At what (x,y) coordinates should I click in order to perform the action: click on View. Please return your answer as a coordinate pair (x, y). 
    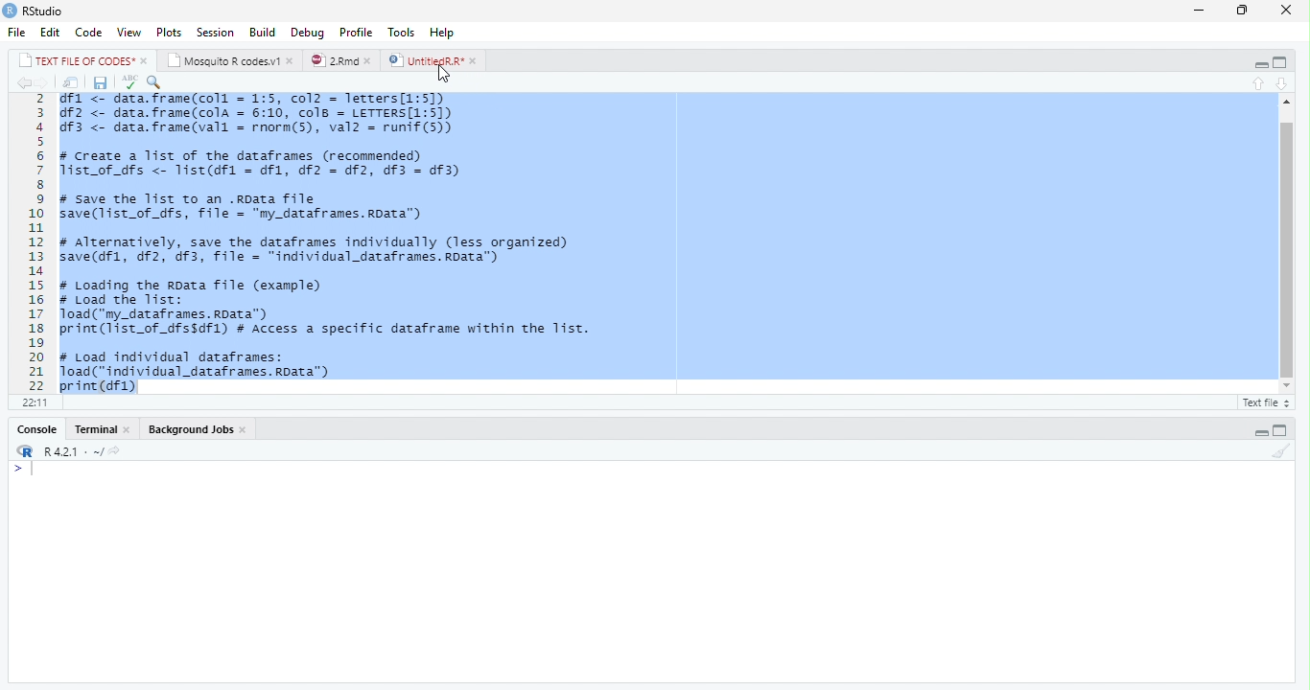
    Looking at the image, I should click on (129, 33).